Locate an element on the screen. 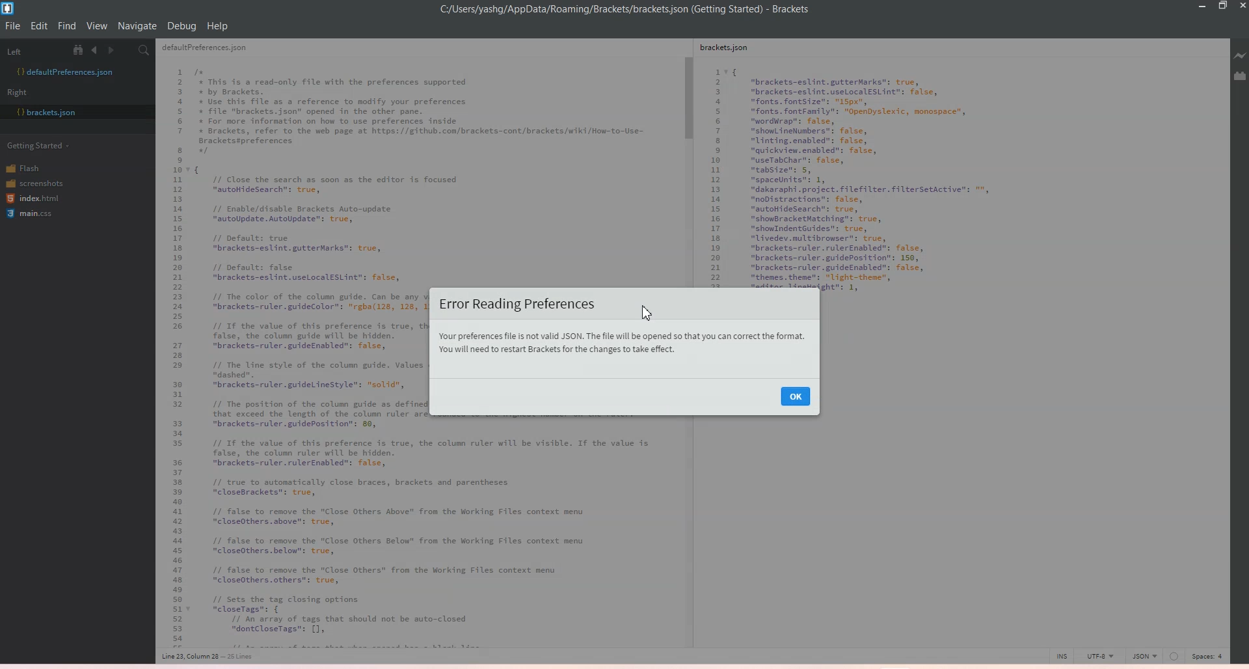 This screenshot has width=1249, height=669. Right is located at coordinates (21, 92).